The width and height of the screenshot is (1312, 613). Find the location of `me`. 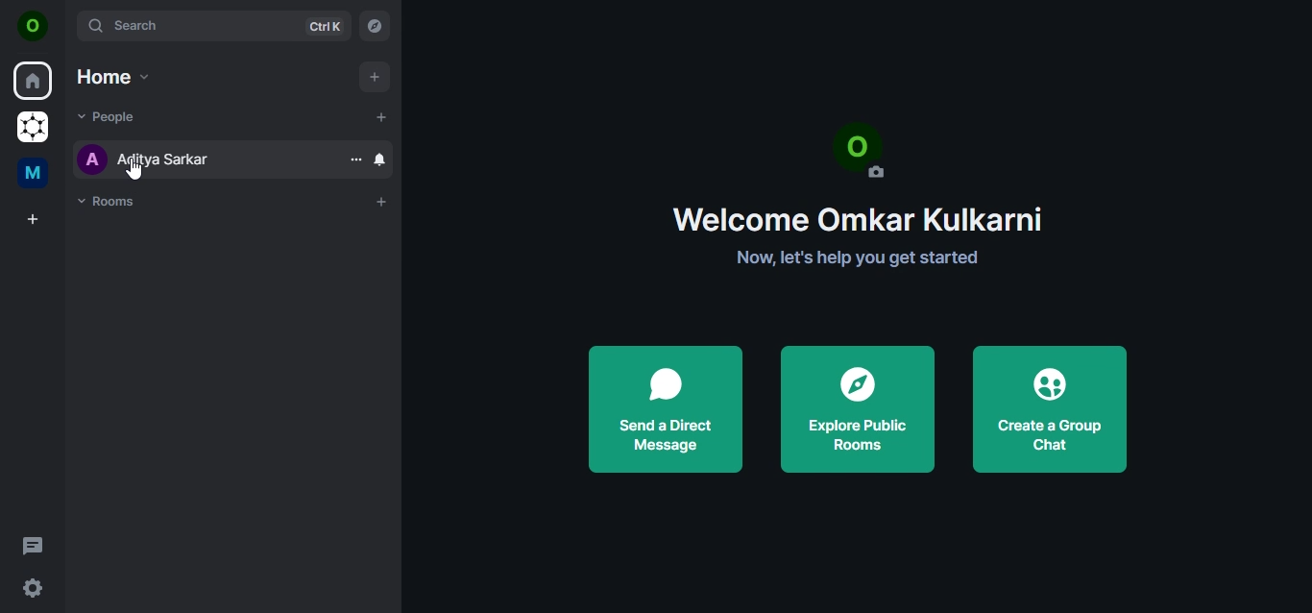

me is located at coordinates (36, 176).